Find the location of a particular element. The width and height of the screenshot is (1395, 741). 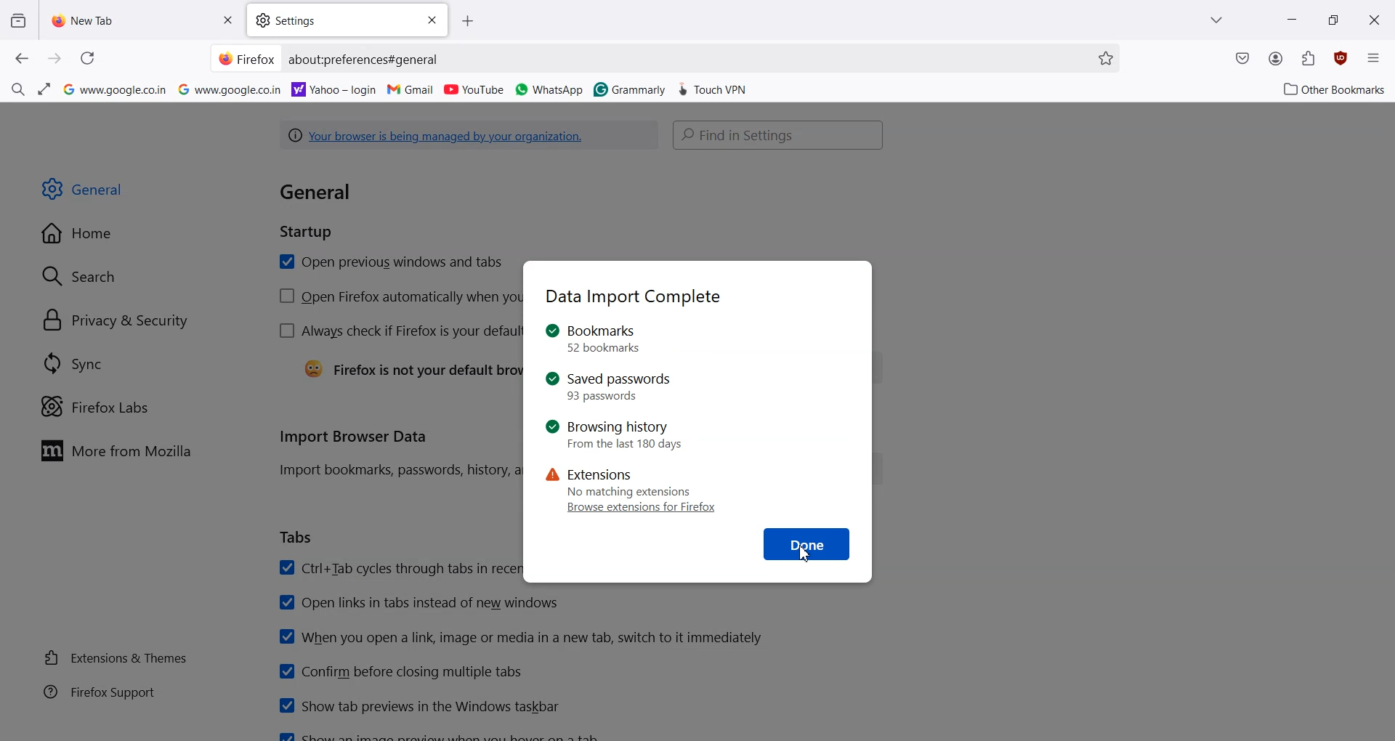

Extensions is located at coordinates (622, 482).